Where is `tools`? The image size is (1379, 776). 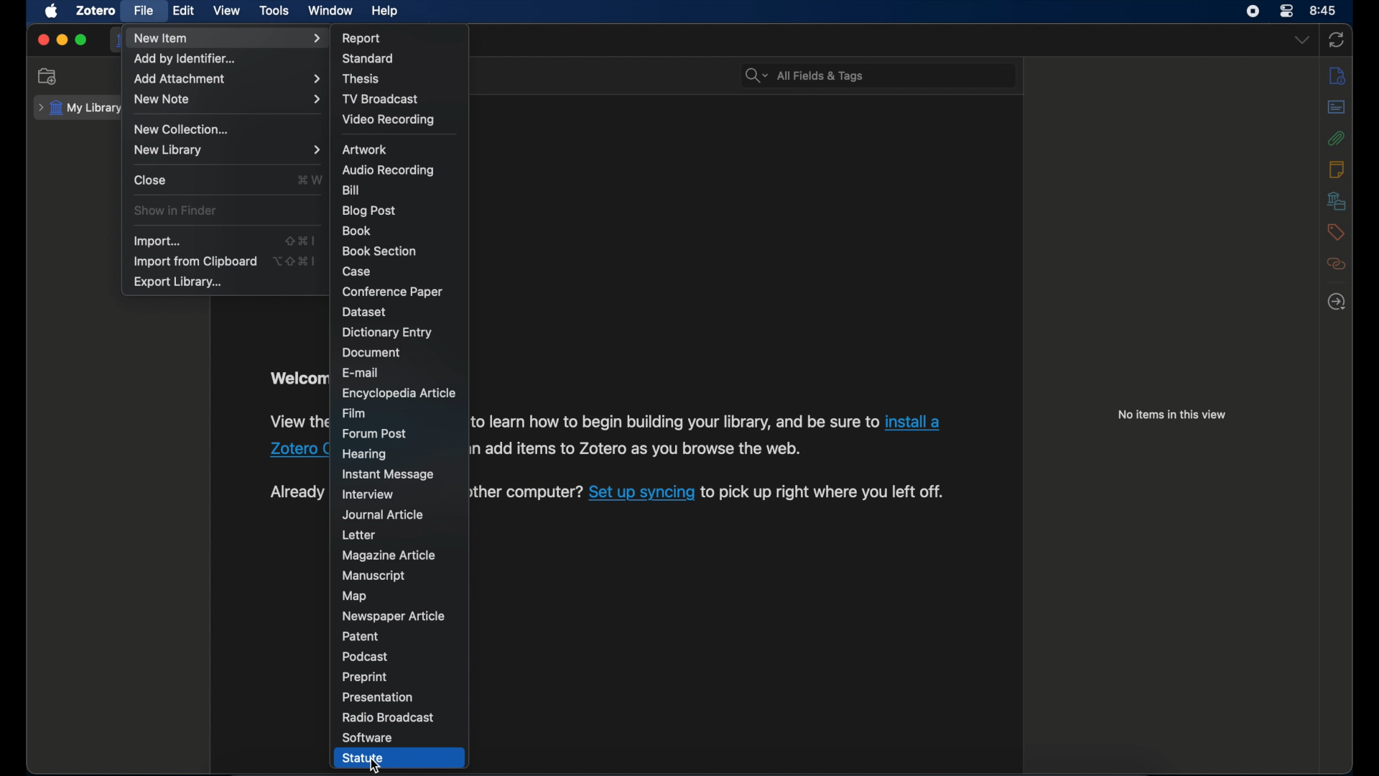
tools is located at coordinates (274, 11).